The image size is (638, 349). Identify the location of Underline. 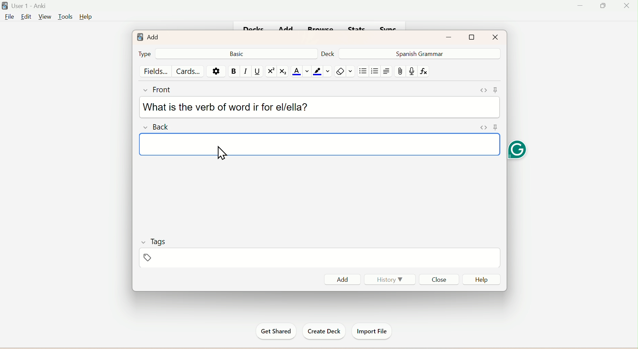
(257, 72).